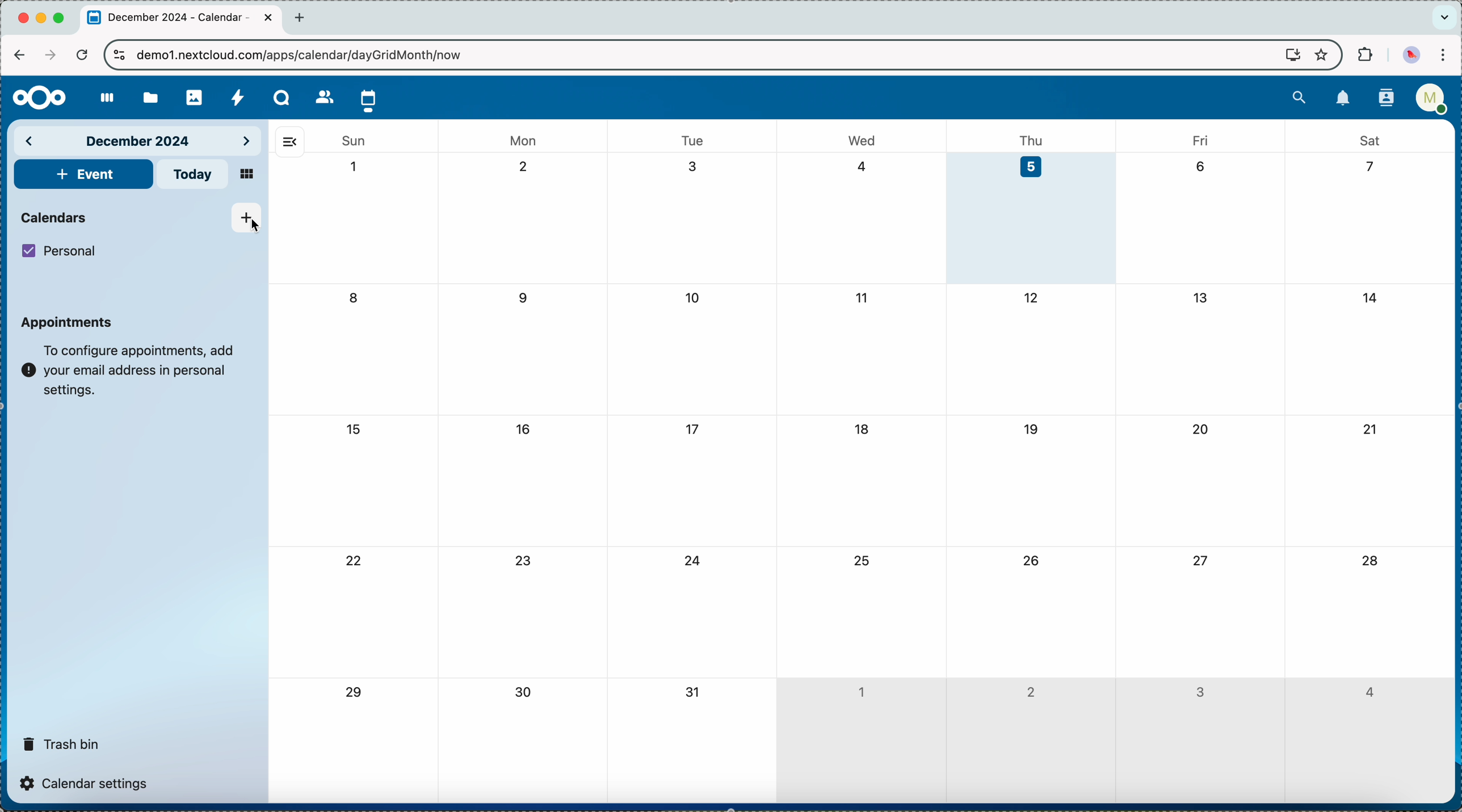 The width and height of the screenshot is (1462, 812). What do you see at coordinates (354, 299) in the screenshot?
I see `8` at bounding box center [354, 299].